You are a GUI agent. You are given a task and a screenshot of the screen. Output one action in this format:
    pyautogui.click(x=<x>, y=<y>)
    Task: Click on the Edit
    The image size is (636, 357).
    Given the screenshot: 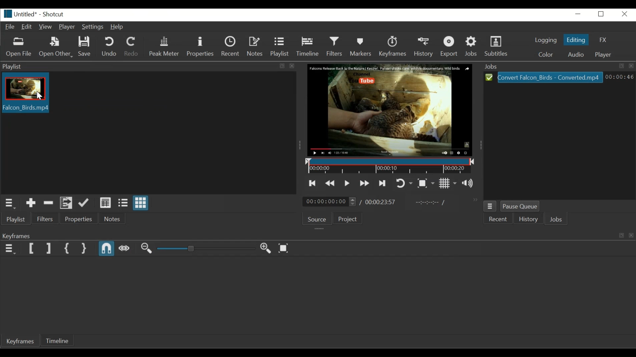 What is the action you would take?
    pyautogui.click(x=27, y=27)
    